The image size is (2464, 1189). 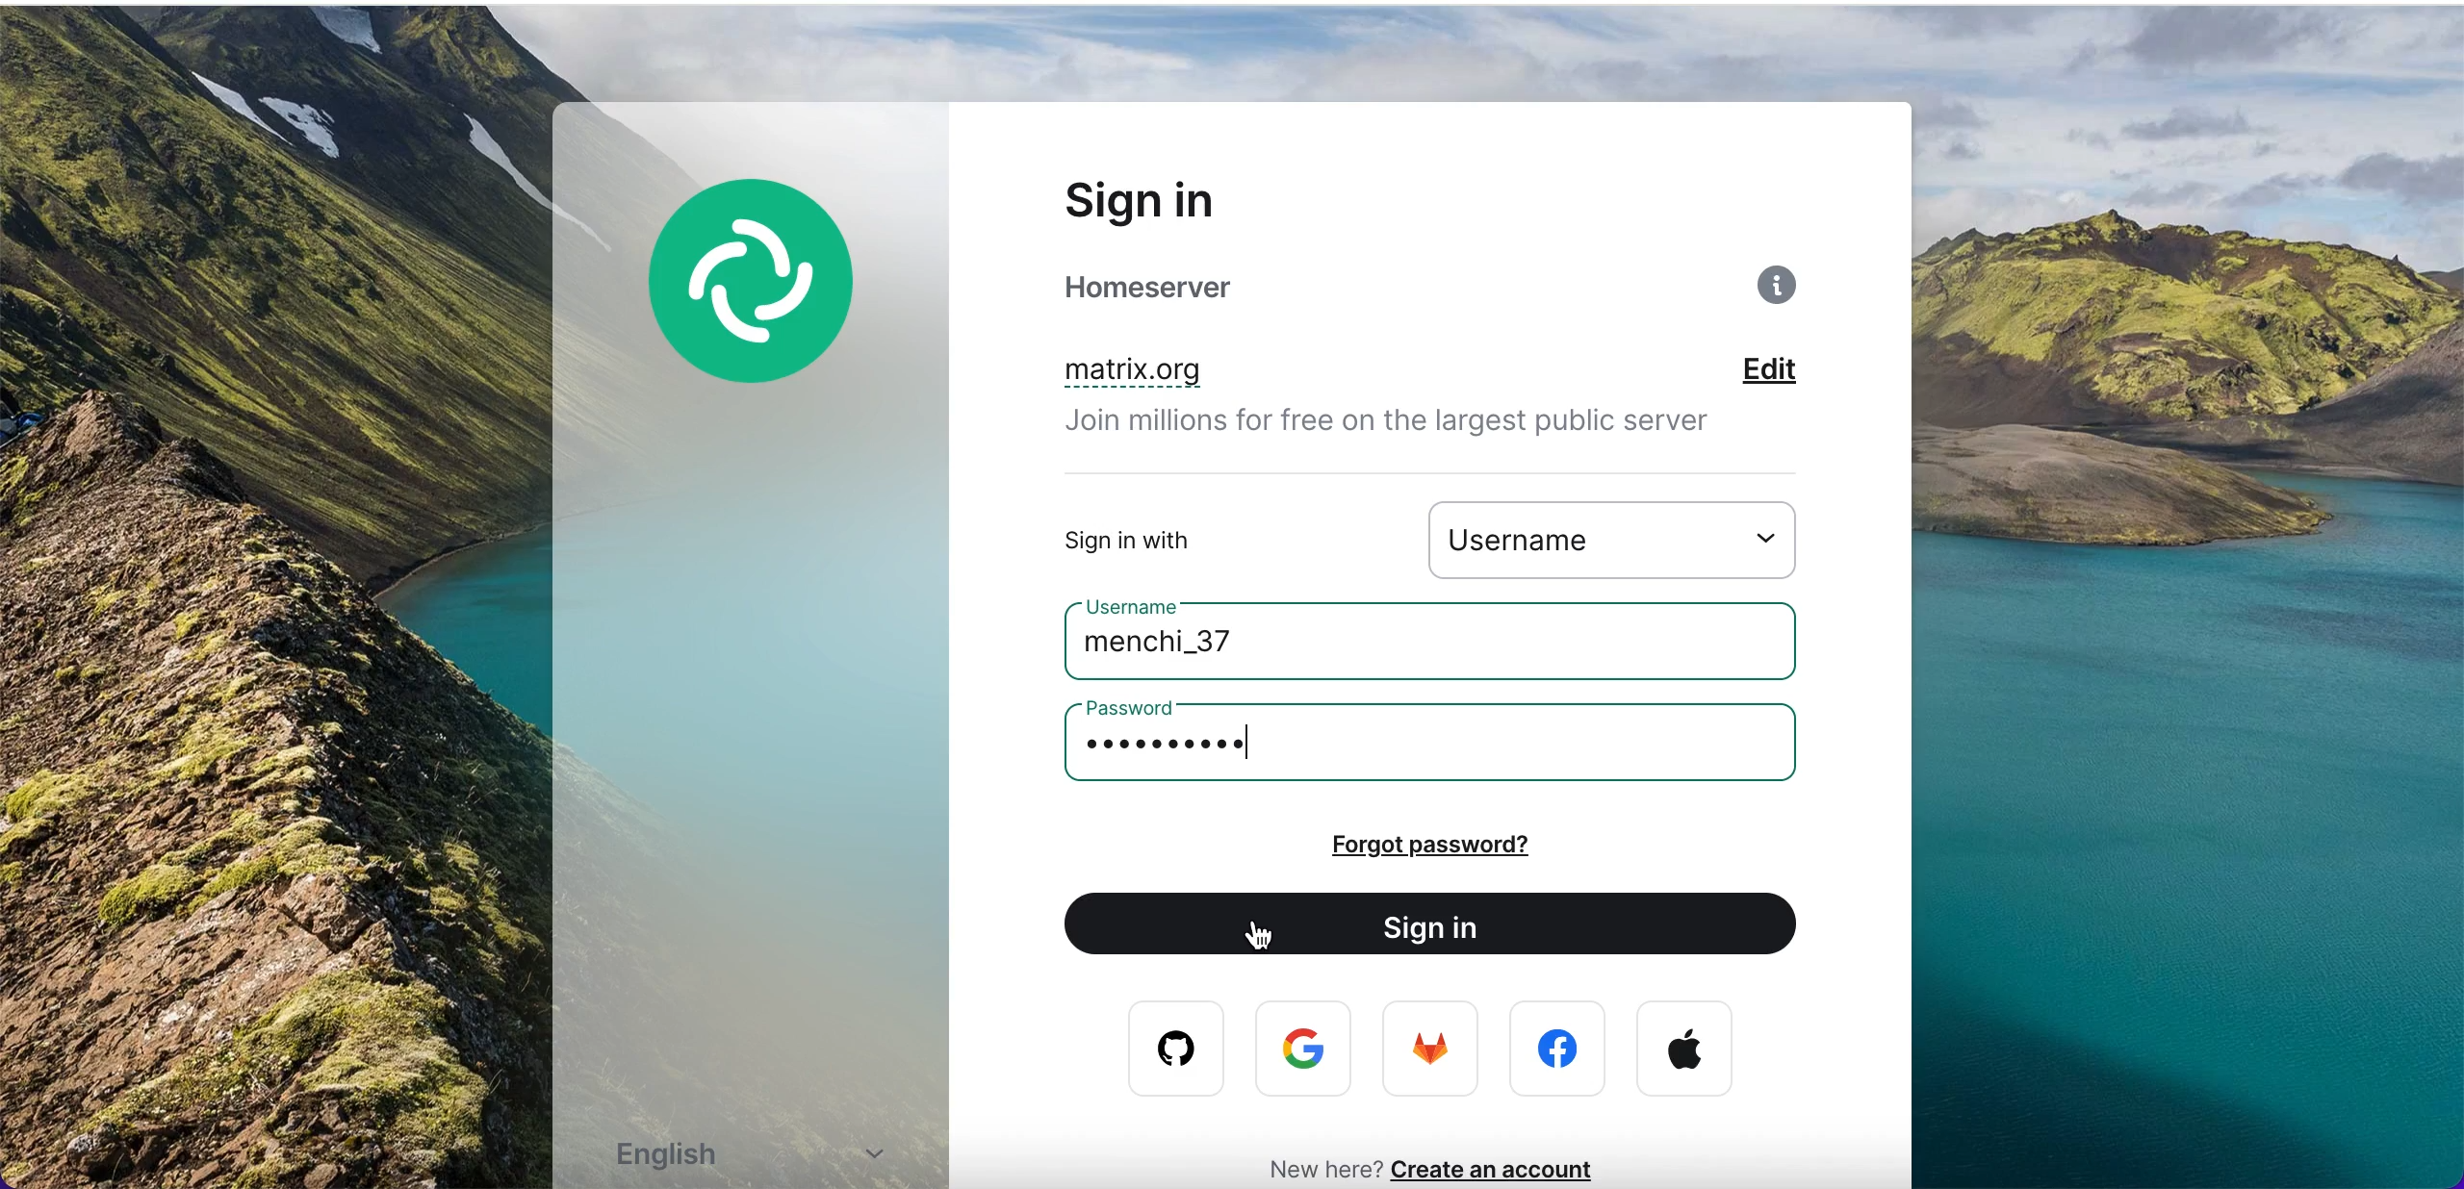 What do you see at coordinates (1143, 707) in the screenshot?
I see `password` at bounding box center [1143, 707].